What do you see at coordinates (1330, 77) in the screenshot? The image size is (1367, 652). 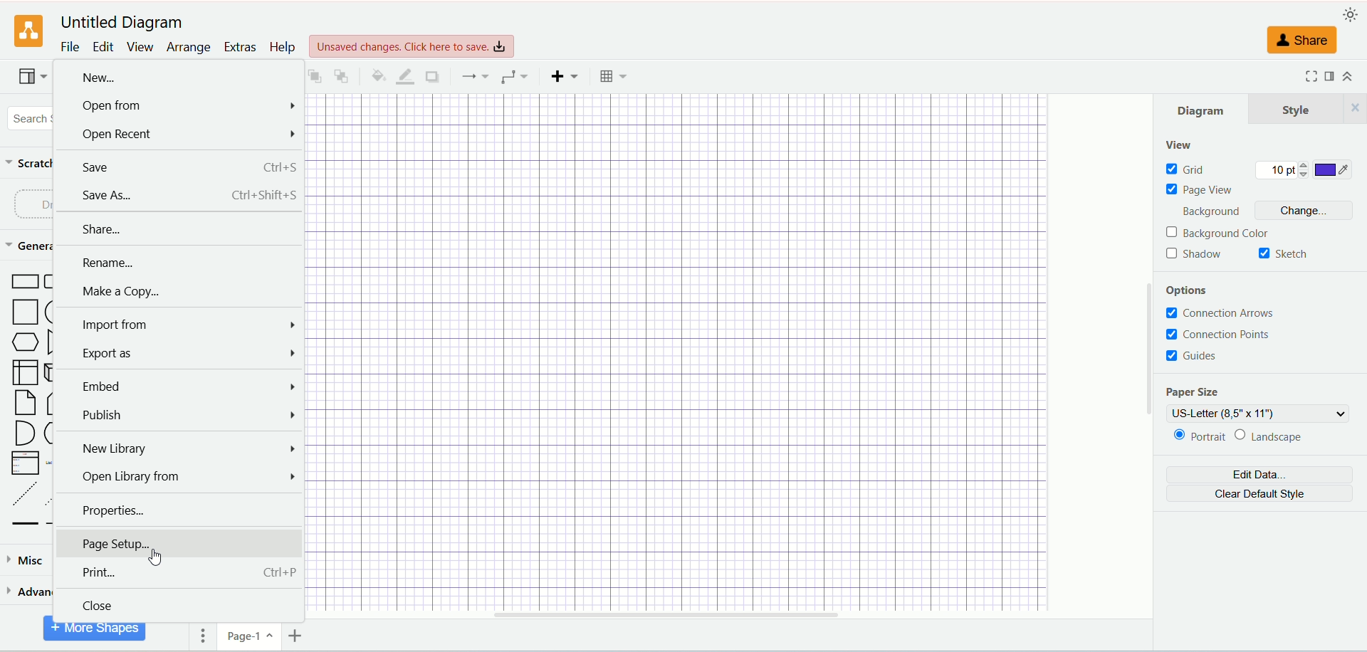 I see `format` at bounding box center [1330, 77].